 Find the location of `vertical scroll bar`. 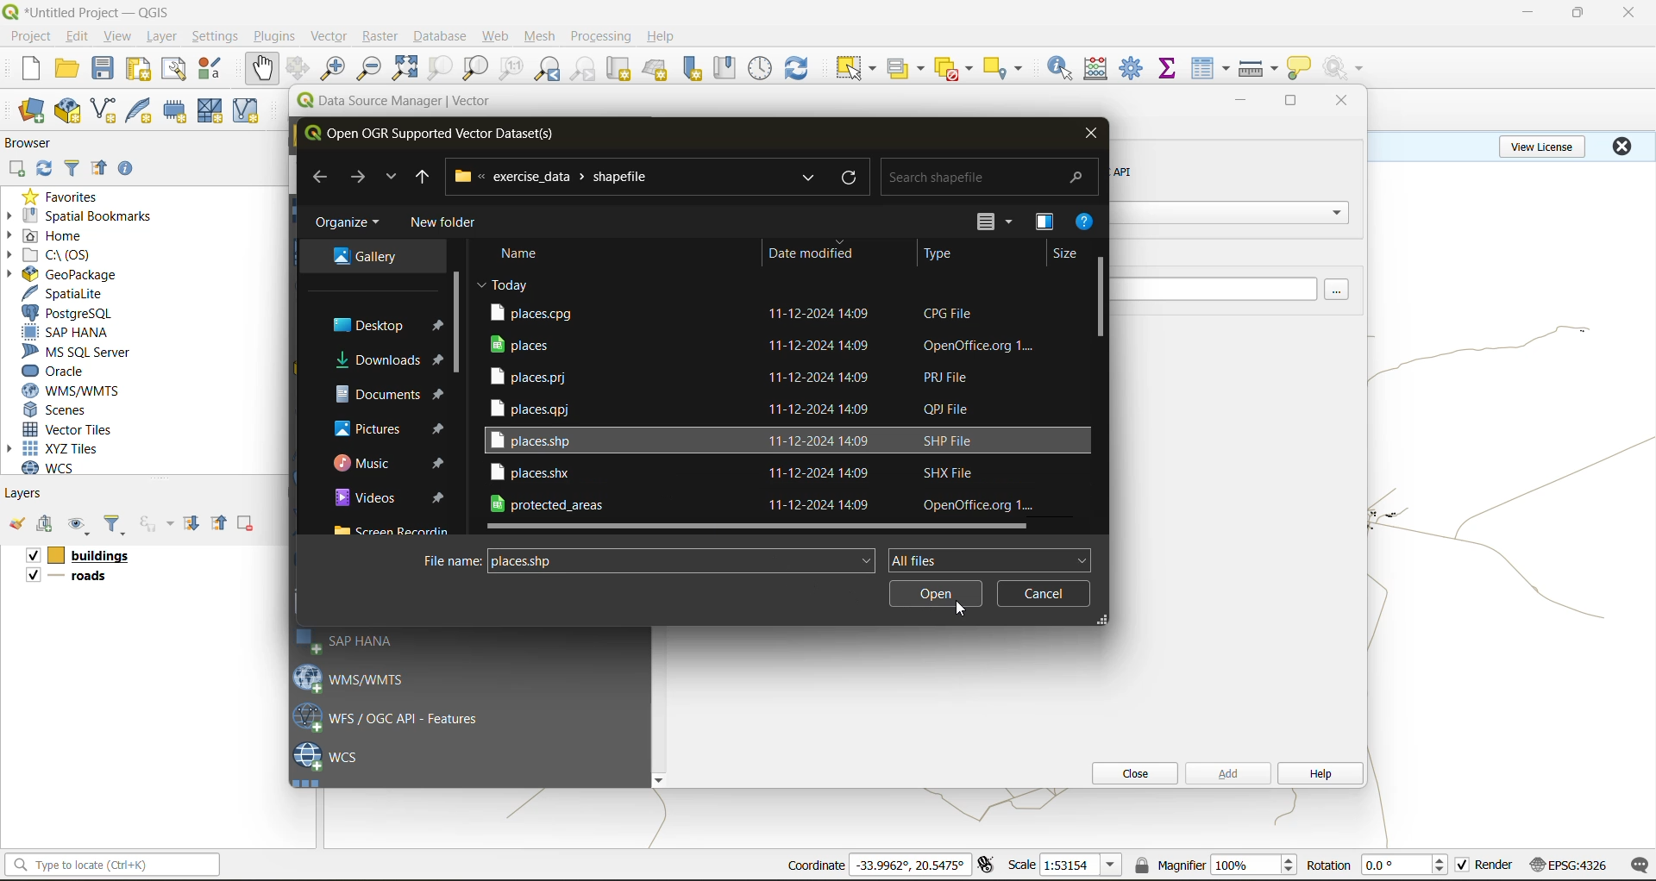

vertical scroll bar is located at coordinates (1101, 296).